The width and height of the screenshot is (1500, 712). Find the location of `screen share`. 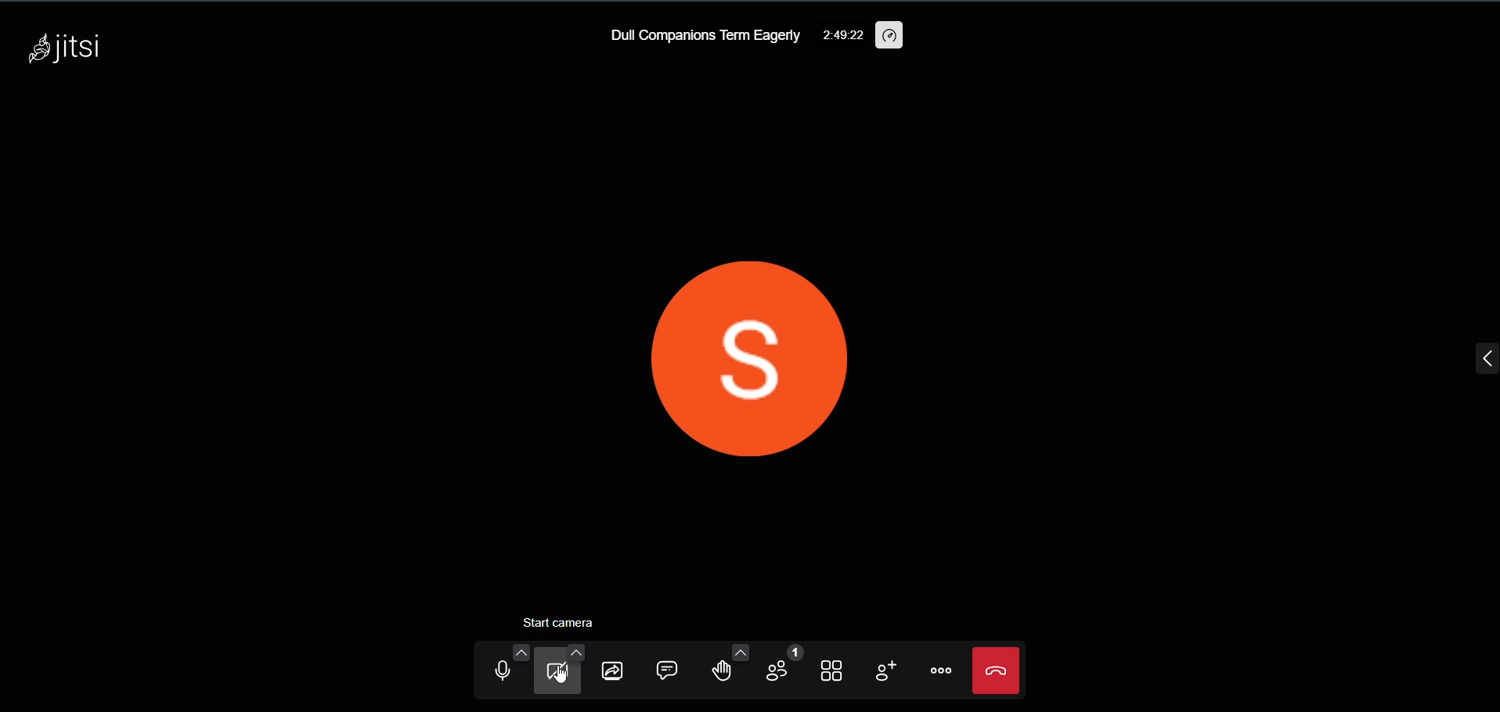

screen share is located at coordinates (612, 669).